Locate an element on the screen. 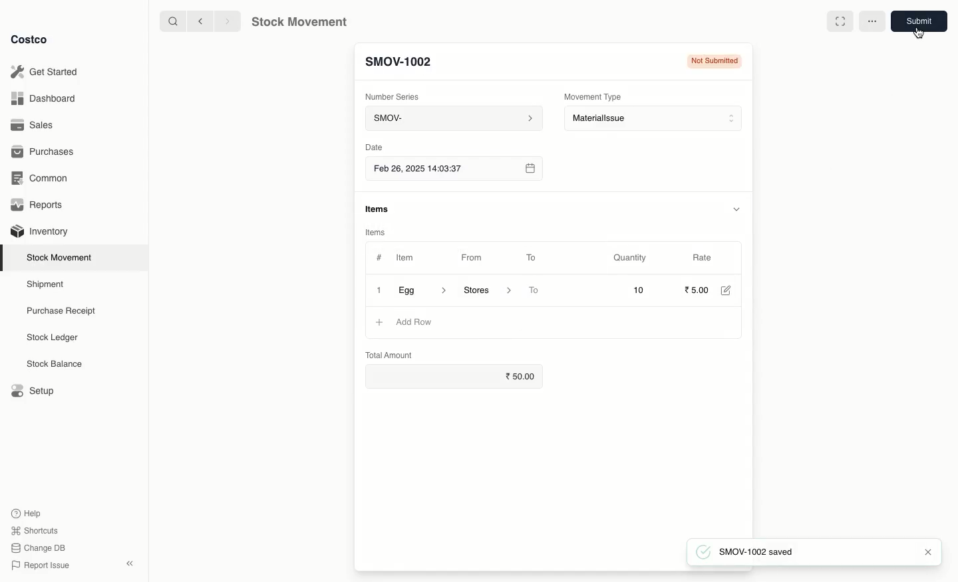 Image resolution: width=958 pixels, height=582 pixels. Not submitted is located at coordinates (713, 62).